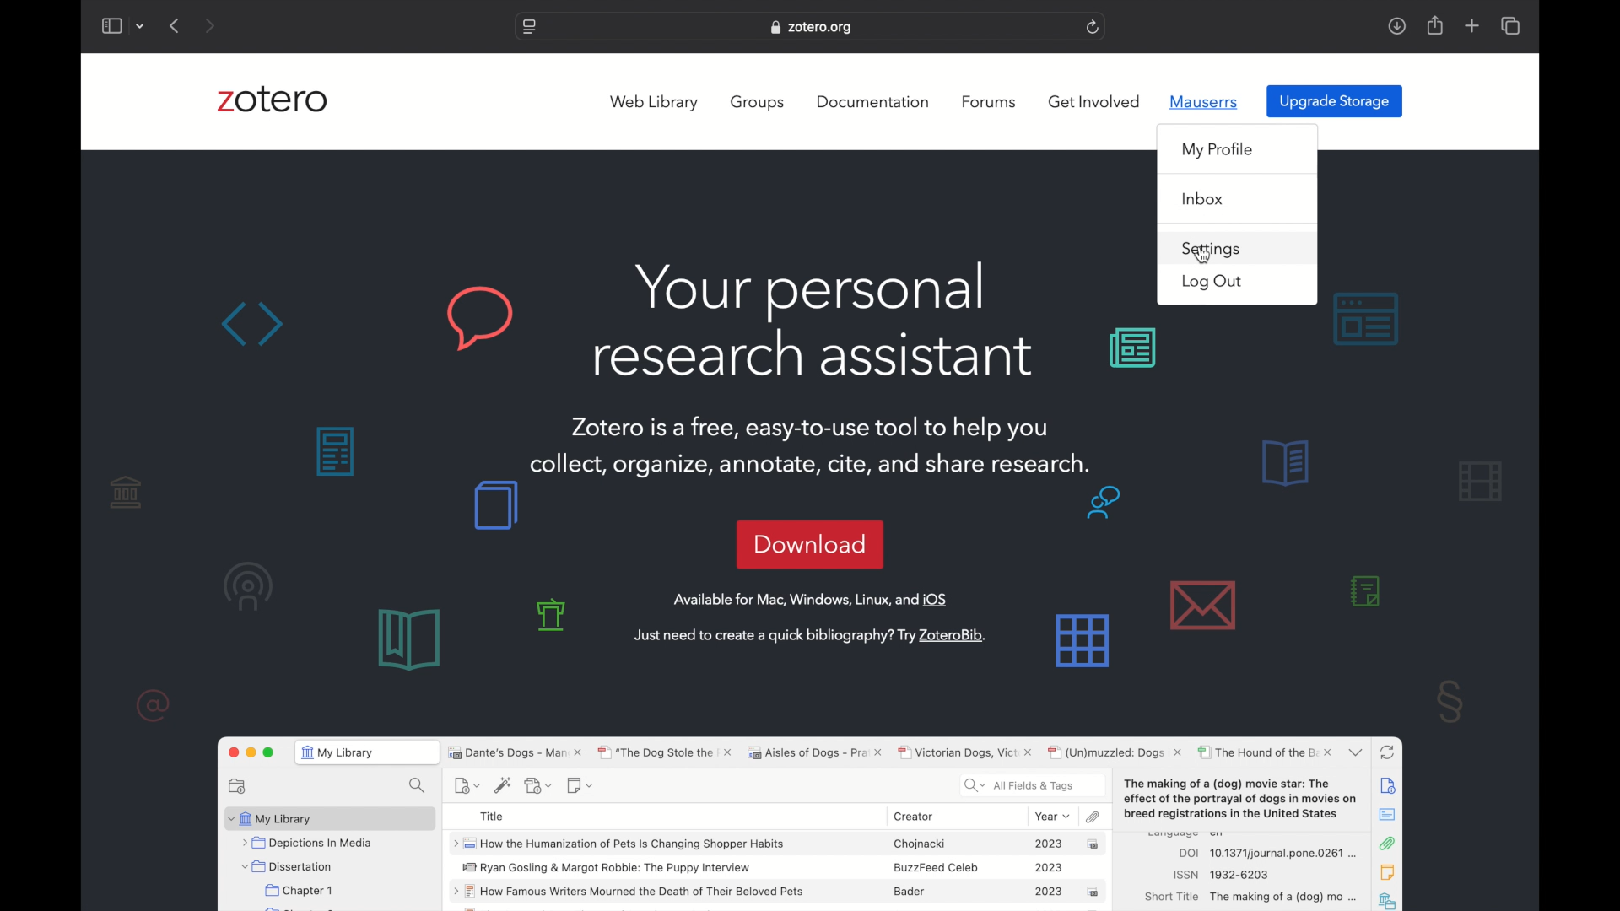 This screenshot has width=1620, height=911. What do you see at coordinates (140, 25) in the screenshot?
I see `dropdown` at bounding box center [140, 25].